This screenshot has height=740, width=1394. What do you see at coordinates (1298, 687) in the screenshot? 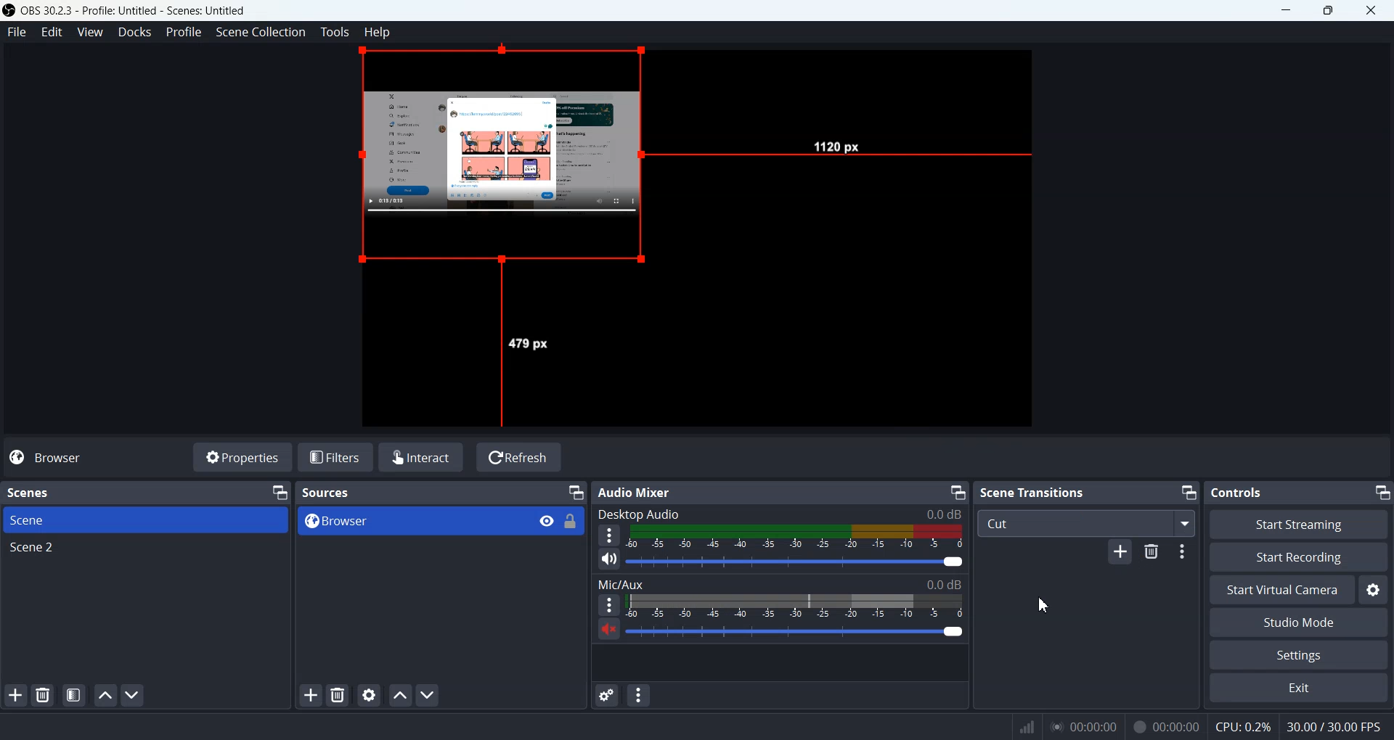
I see `Exit` at bounding box center [1298, 687].